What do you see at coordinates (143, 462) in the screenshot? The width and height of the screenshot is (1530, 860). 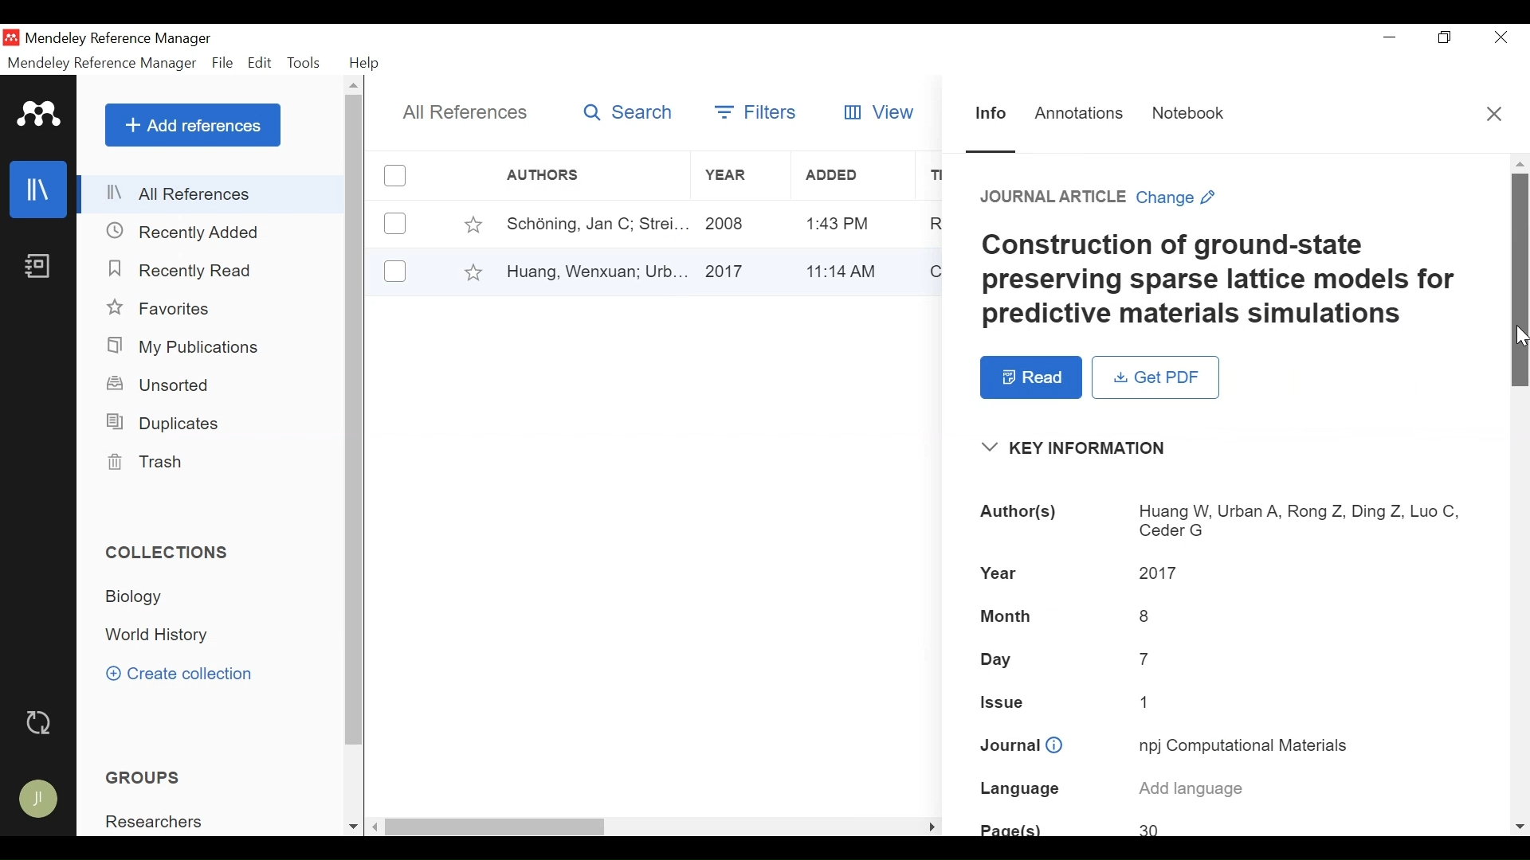 I see `Trash` at bounding box center [143, 462].